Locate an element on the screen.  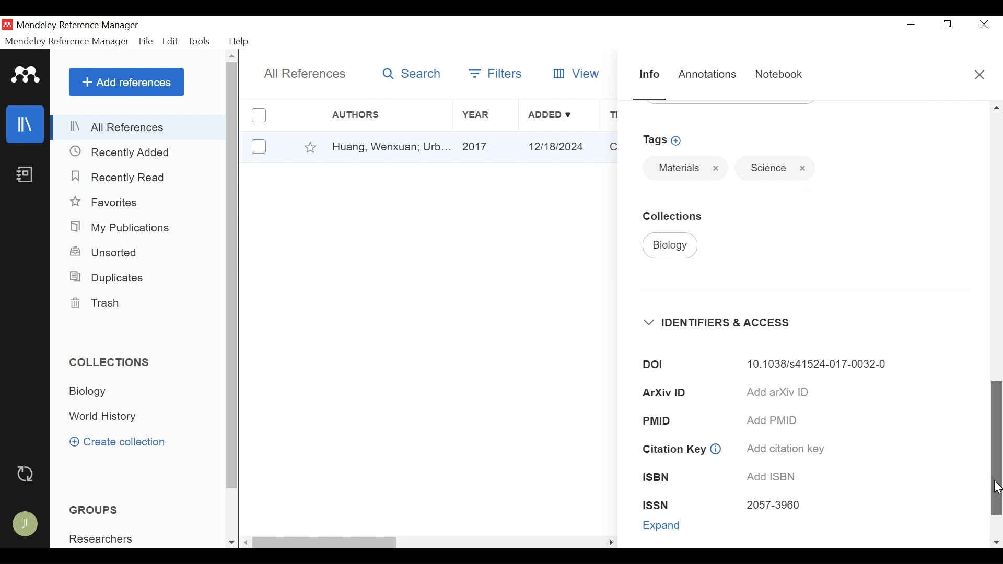
2017 is located at coordinates (486, 147).